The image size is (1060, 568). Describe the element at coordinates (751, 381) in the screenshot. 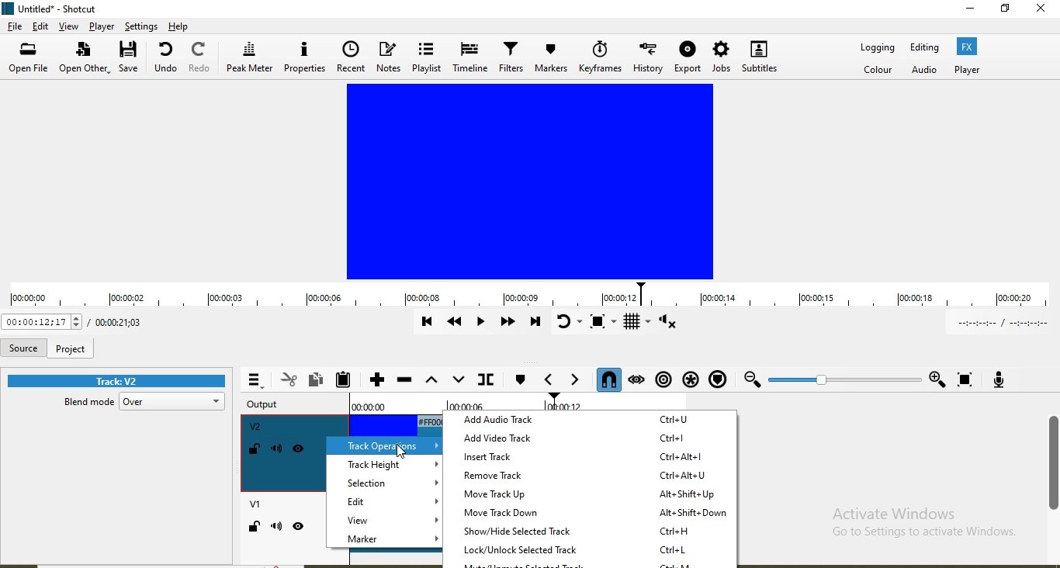

I see `Zoom out` at that location.